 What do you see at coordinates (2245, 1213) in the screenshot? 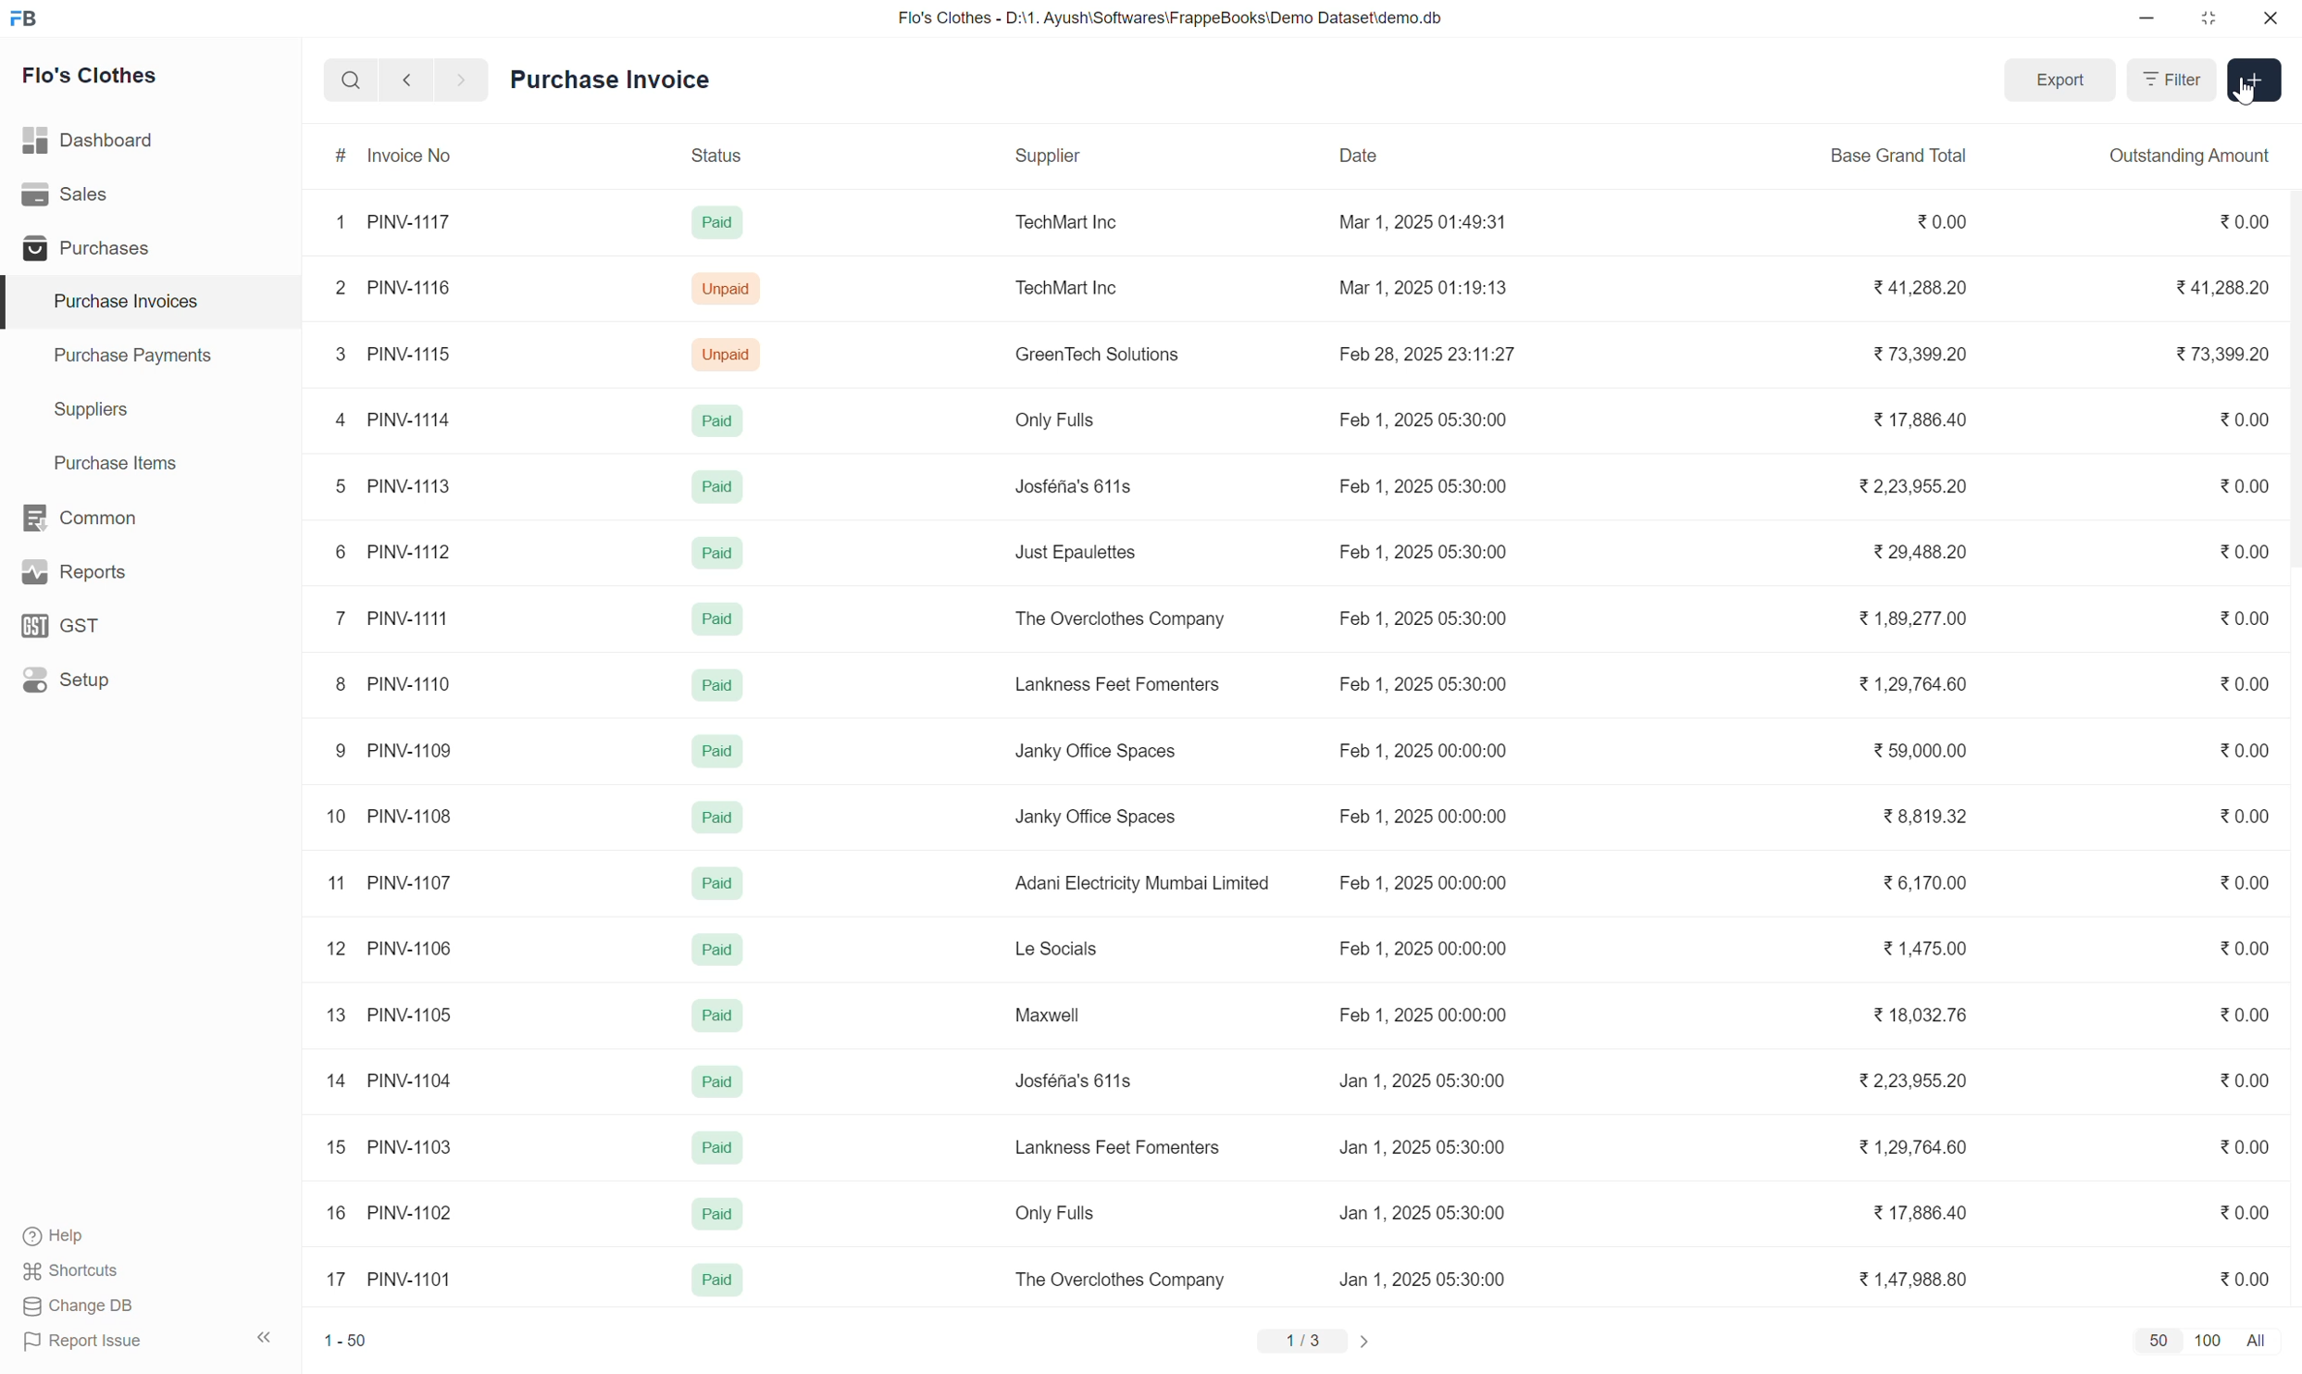
I see `0.00` at bounding box center [2245, 1213].